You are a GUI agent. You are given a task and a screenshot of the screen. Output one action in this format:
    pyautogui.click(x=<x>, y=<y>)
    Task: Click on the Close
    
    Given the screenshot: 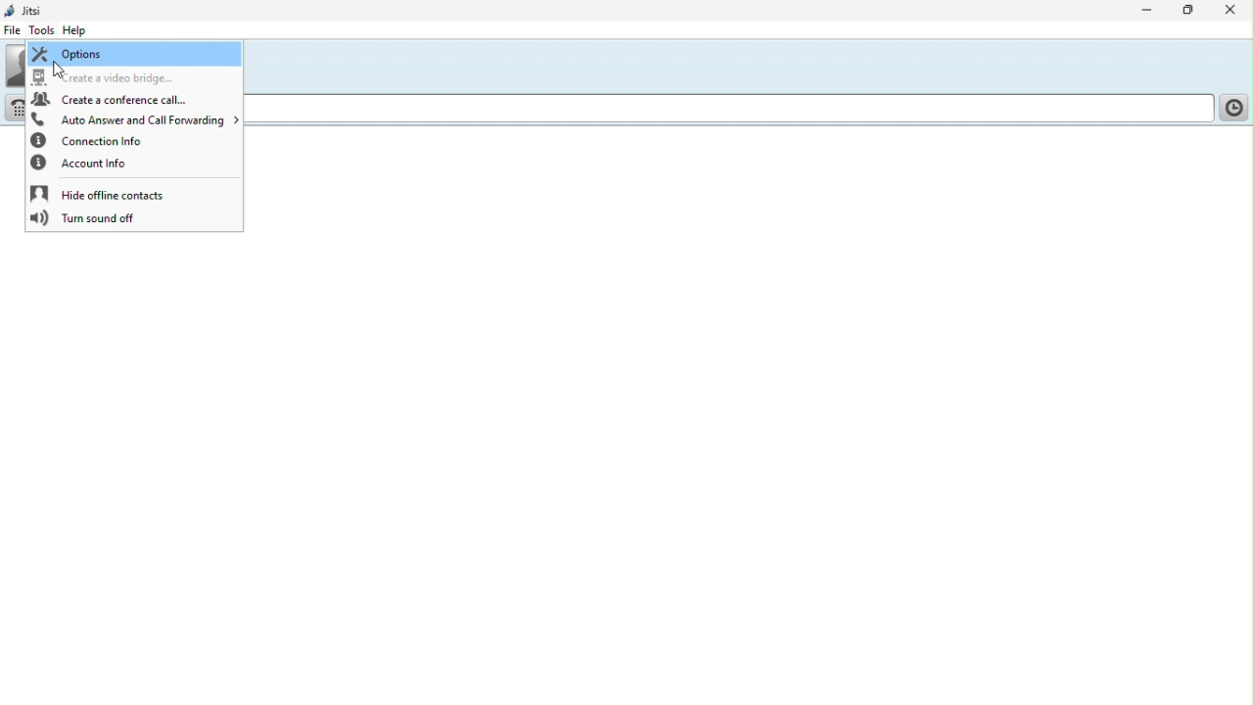 What is the action you would take?
    pyautogui.click(x=1230, y=11)
    